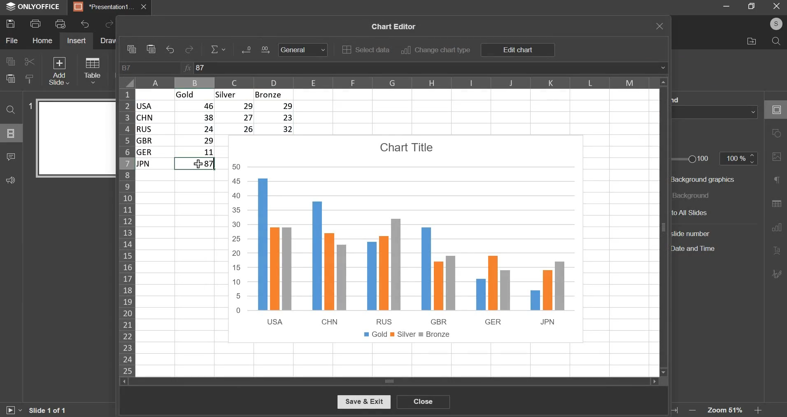  I want to click on undo, so click(171, 50).